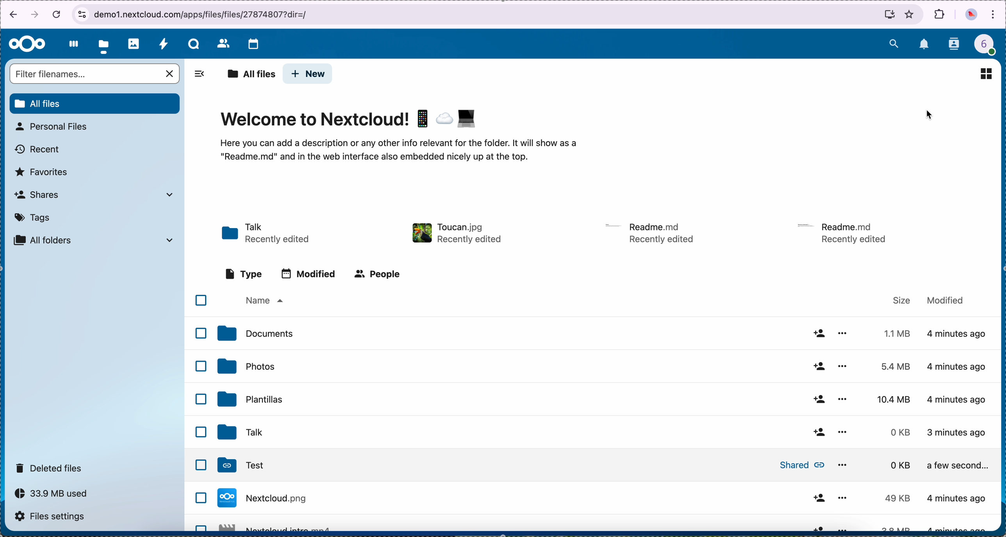  What do you see at coordinates (33, 218) in the screenshot?
I see `tags` at bounding box center [33, 218].